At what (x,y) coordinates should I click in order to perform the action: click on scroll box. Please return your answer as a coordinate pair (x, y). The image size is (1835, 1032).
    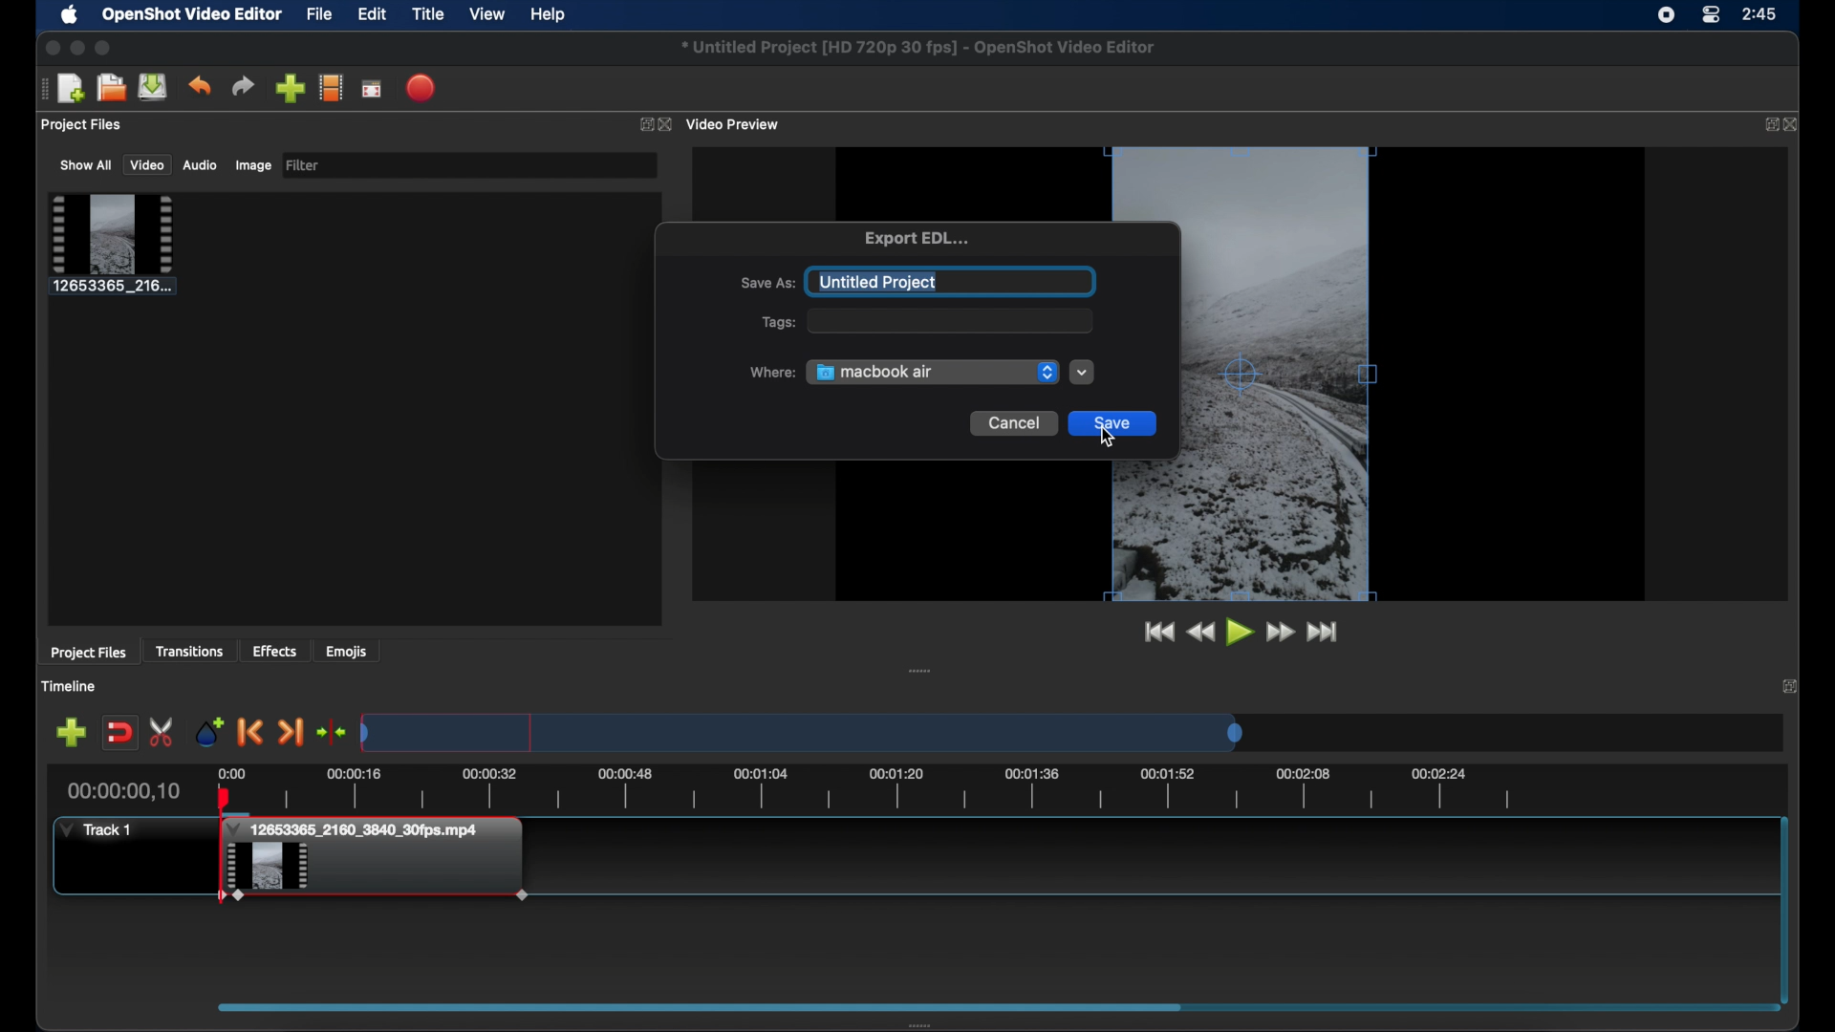
    Looking at the image, I should click on (989, 1011).